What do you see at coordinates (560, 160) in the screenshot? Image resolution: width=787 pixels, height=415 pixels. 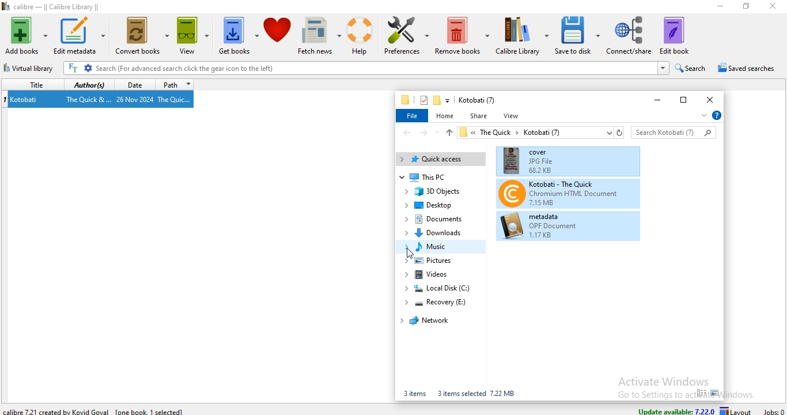 I see `cover(book files)` at bounding box center [560, 160].